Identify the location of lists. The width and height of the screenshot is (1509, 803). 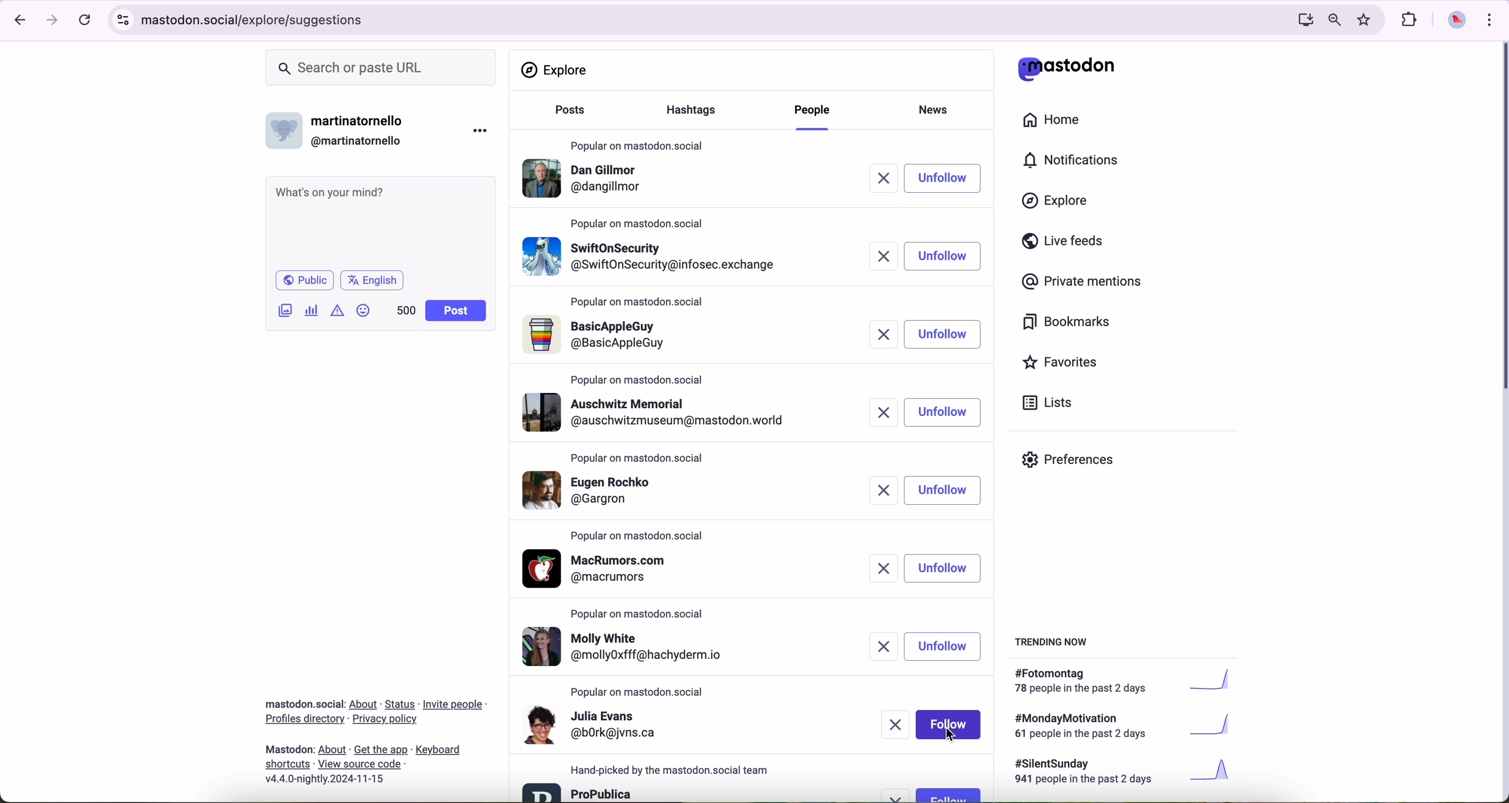
(1043, 402).